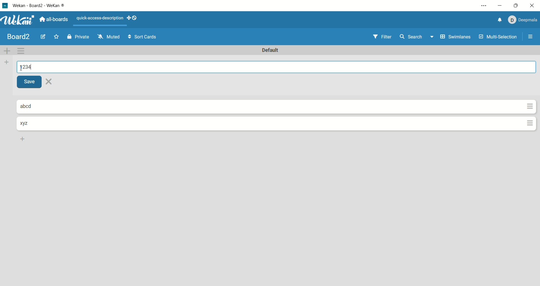 This screenshot has height=286, width=540. Describe the element at coordinates (127, 18) in the screenshot. I see `show-desktp-drag-handles` at that location.